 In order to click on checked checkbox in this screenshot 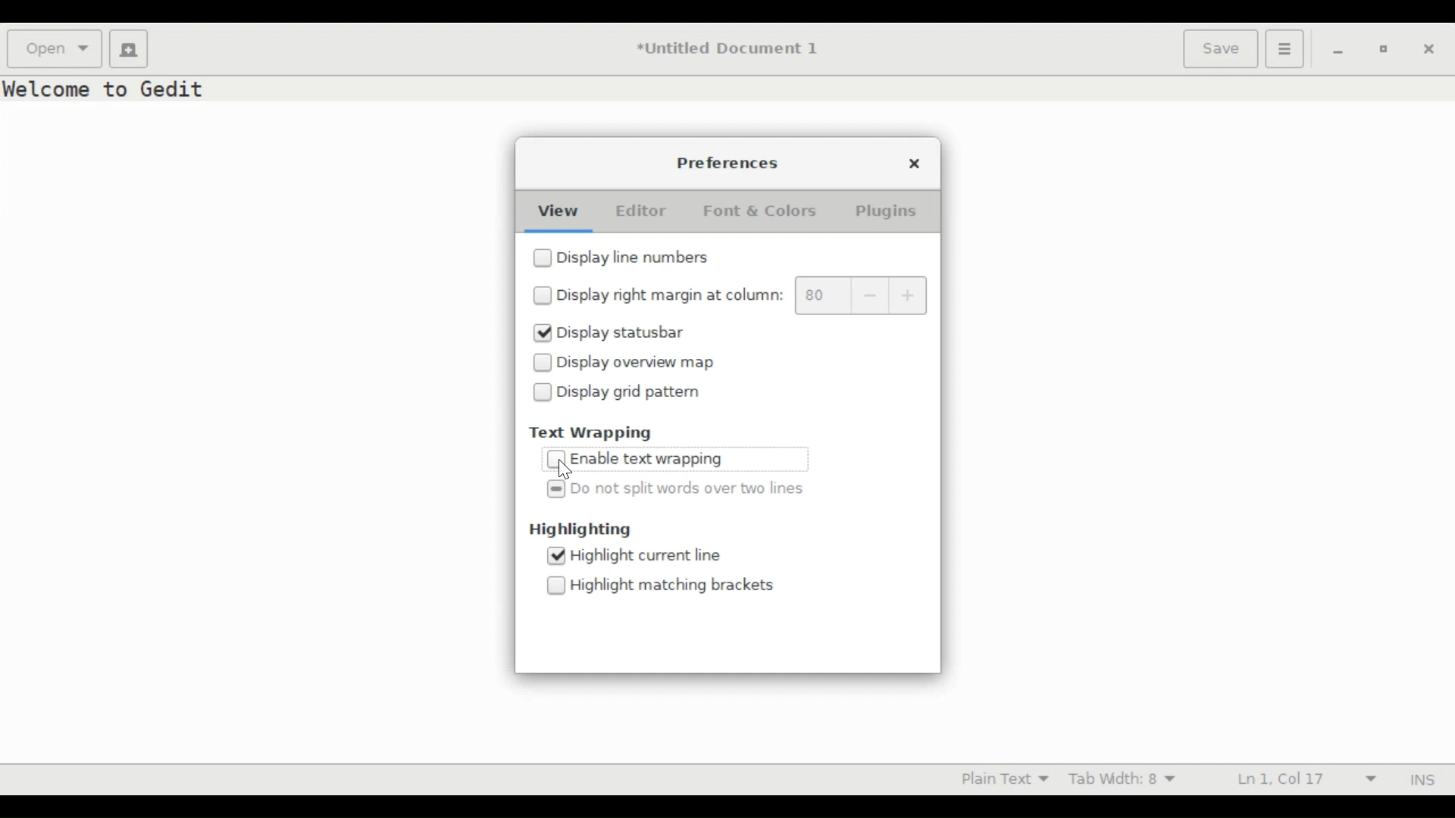, I will do `click(555, 557)`.